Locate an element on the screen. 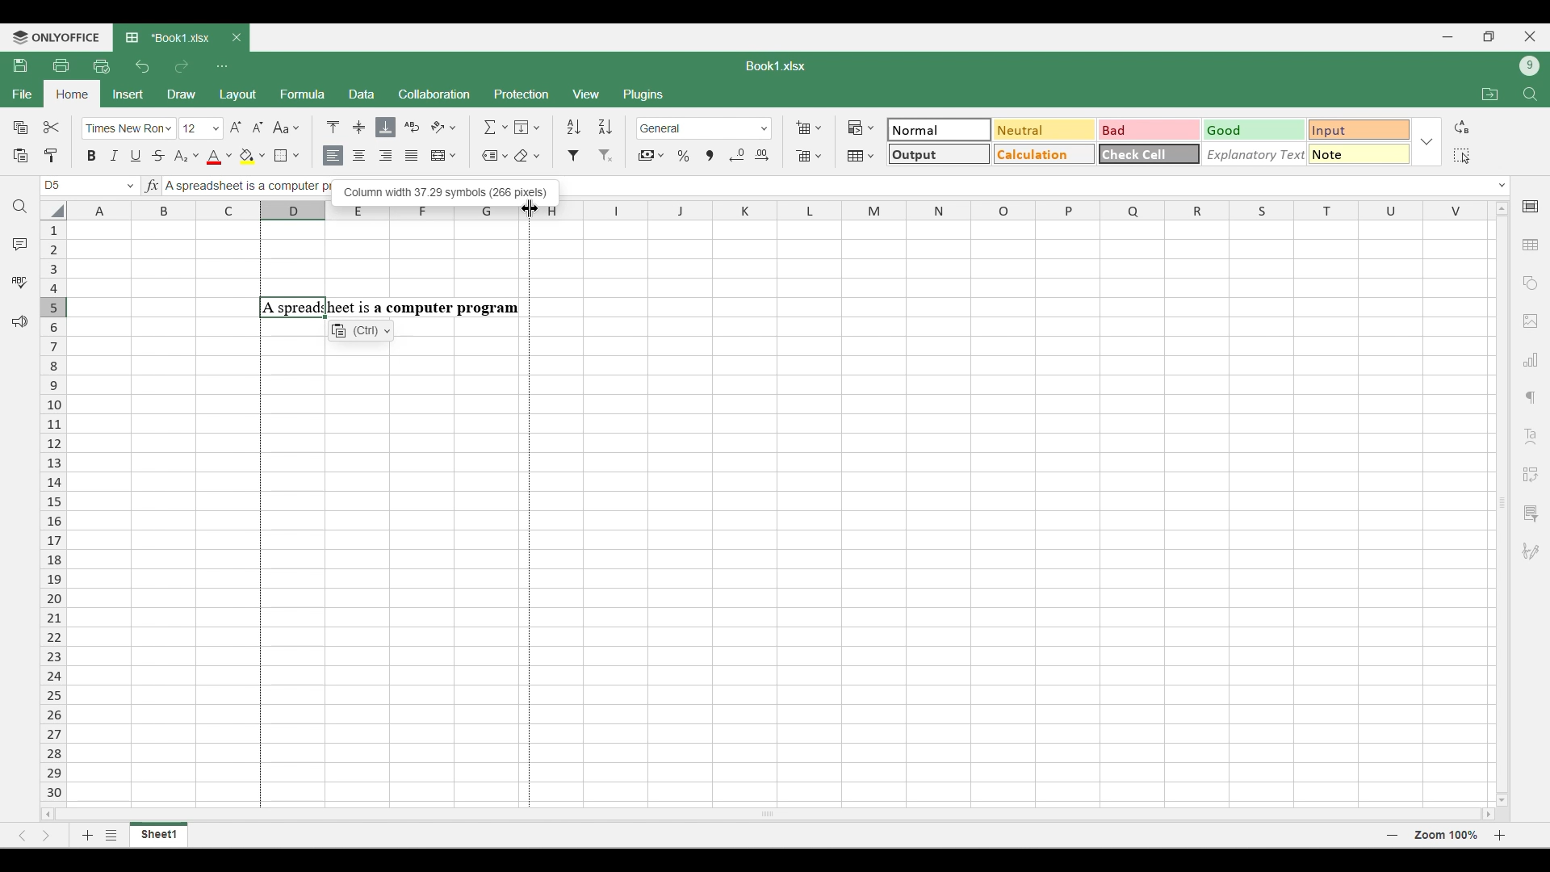  Spell check is located at coordinates (19, 282).